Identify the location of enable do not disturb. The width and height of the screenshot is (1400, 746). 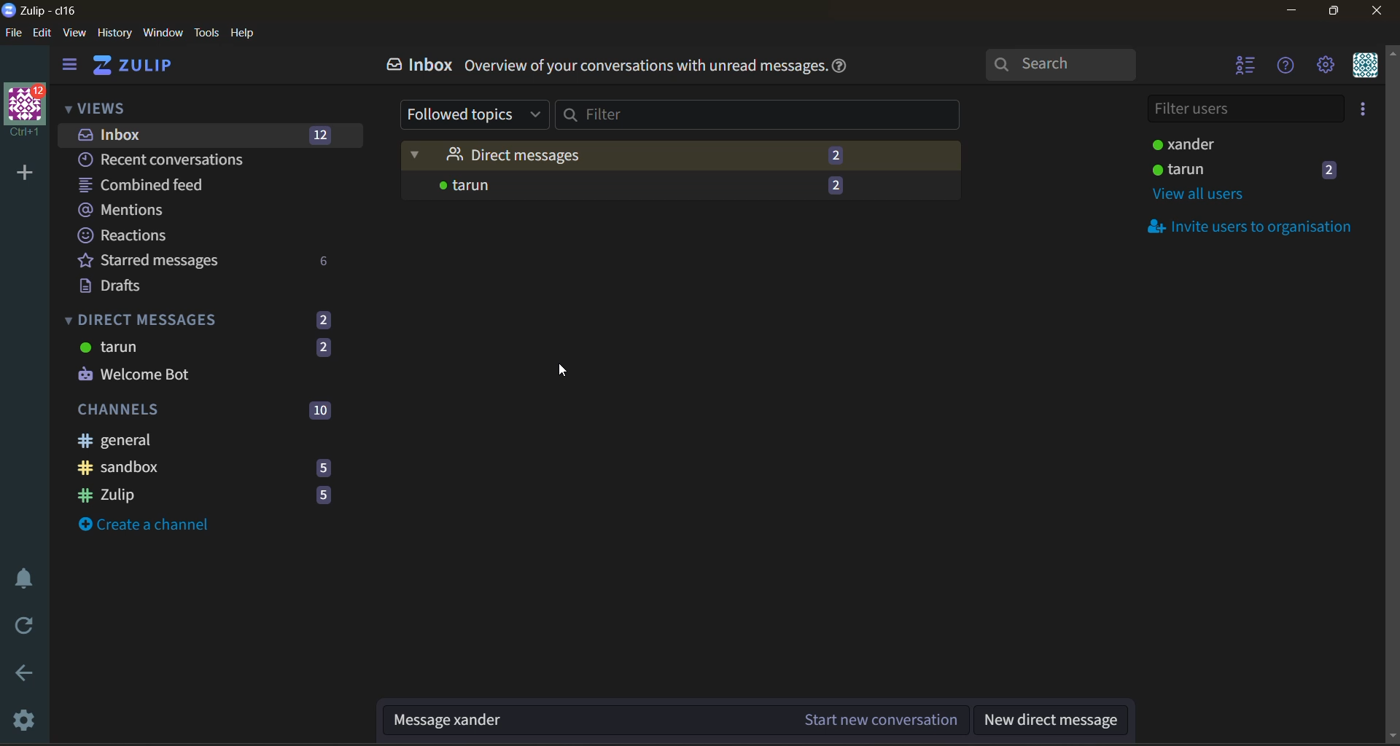
(25, 581).